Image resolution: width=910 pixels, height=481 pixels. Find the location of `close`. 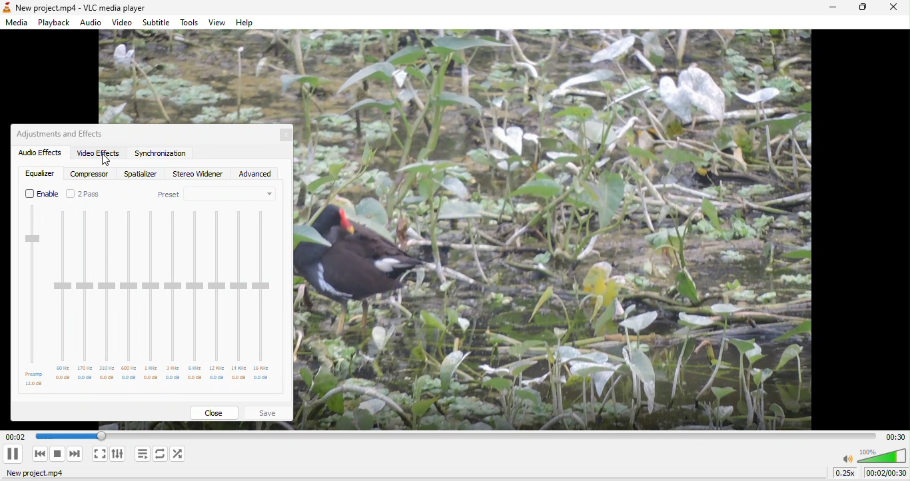

close is located at coordinates (892, 9).